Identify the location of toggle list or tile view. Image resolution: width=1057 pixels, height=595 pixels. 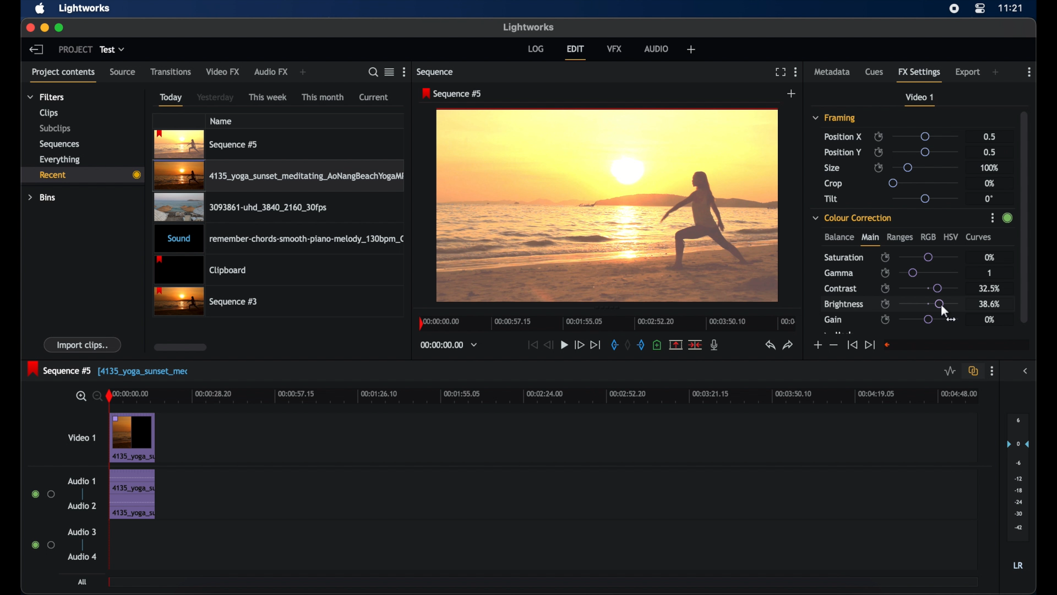
(389, 72).